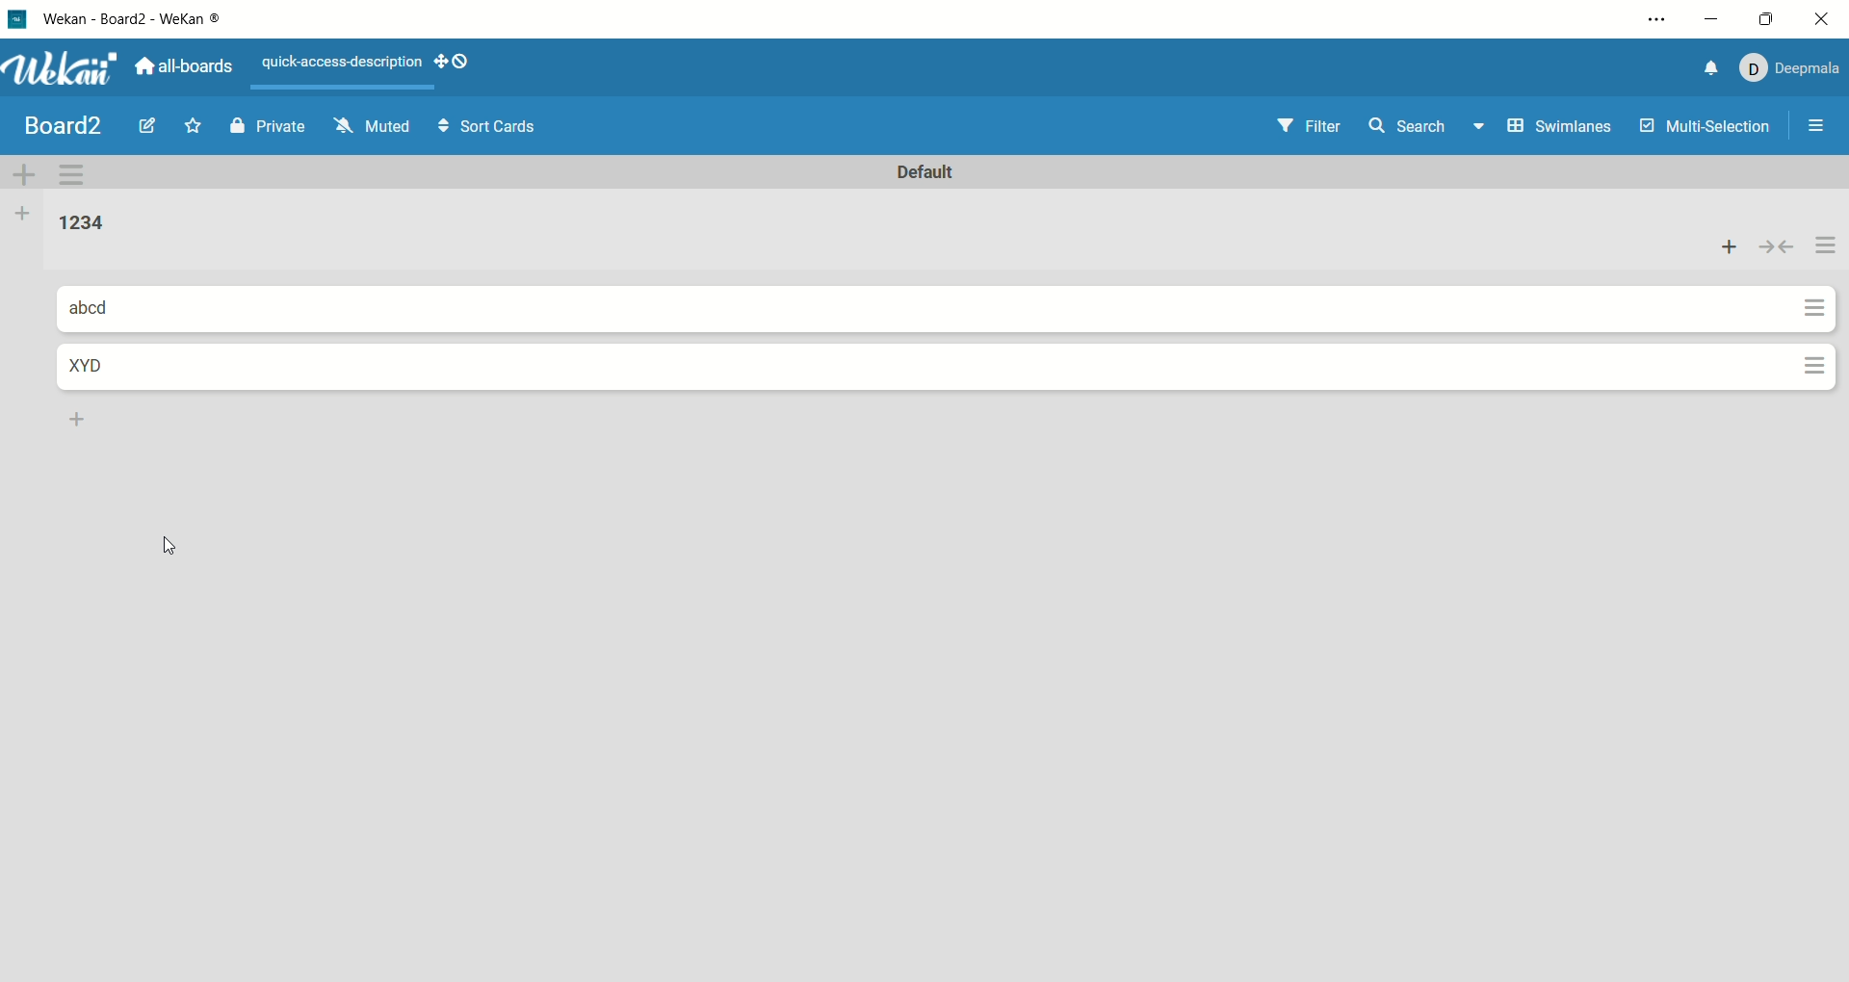 The image size is (1849, 982). What do you see at coordinates (1431, 123) in the screenshot?
I see `search` at bounding box center [1431, 123].